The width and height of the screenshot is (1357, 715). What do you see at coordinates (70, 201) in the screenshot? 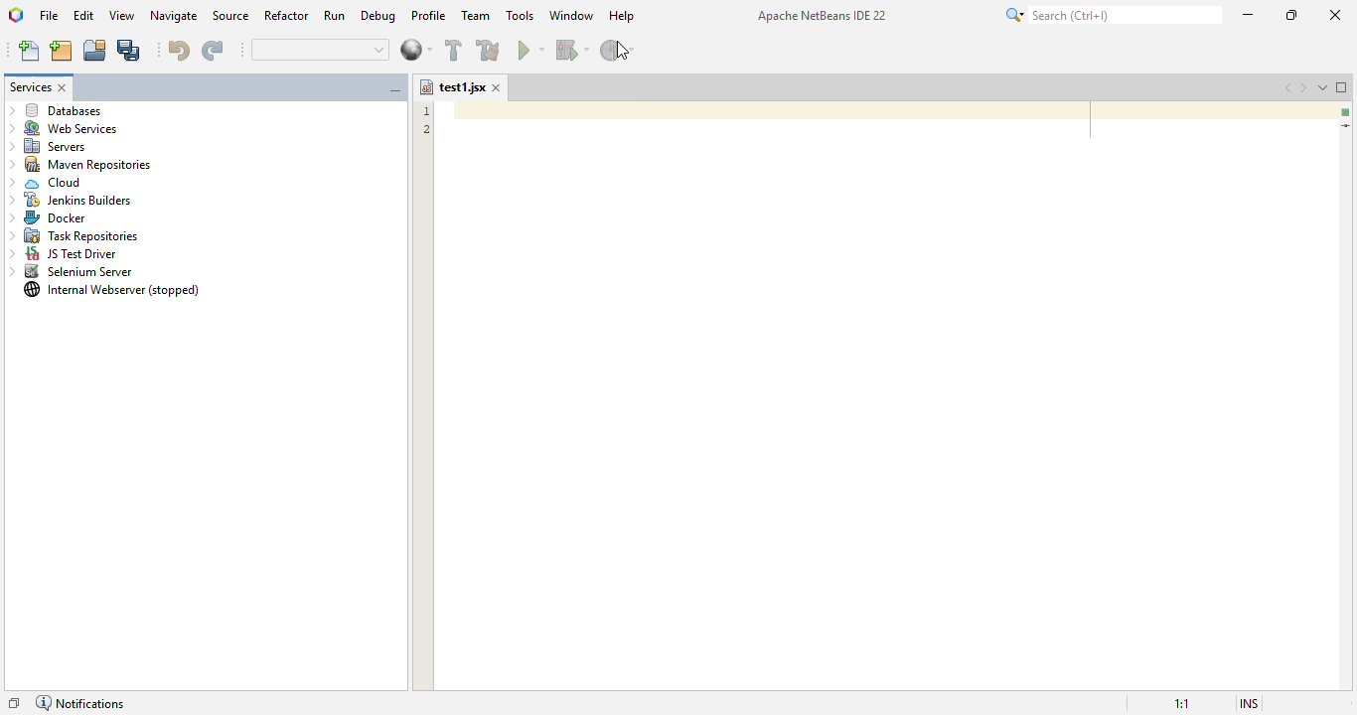
I see `jenkins builders` at bounding box center [70, 201].